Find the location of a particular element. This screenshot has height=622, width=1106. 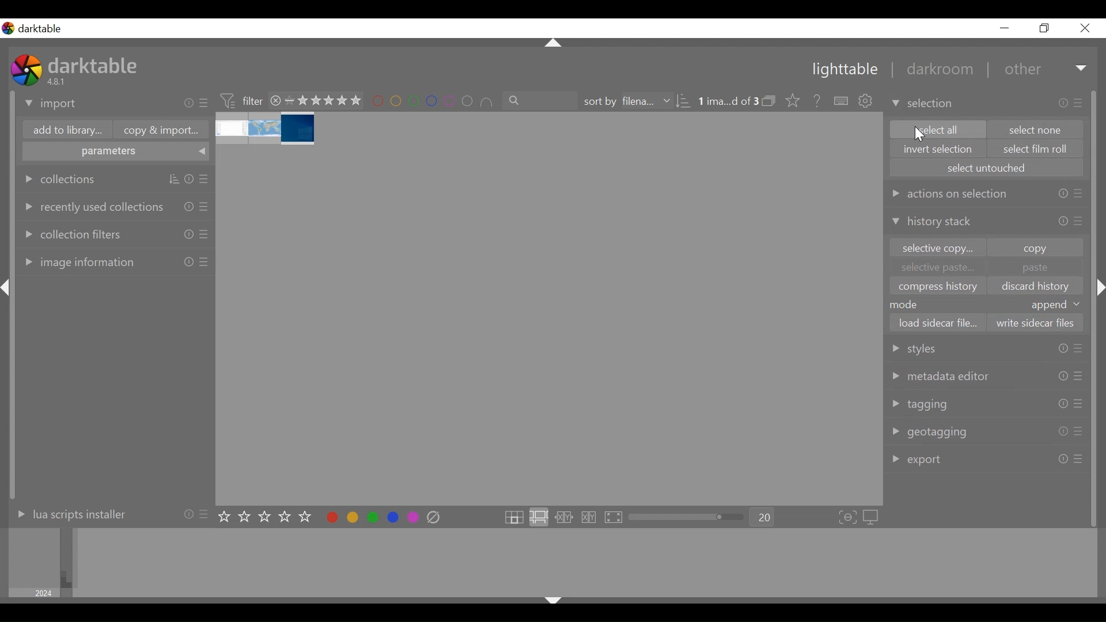

sorting is located at coordinates (174, 180).